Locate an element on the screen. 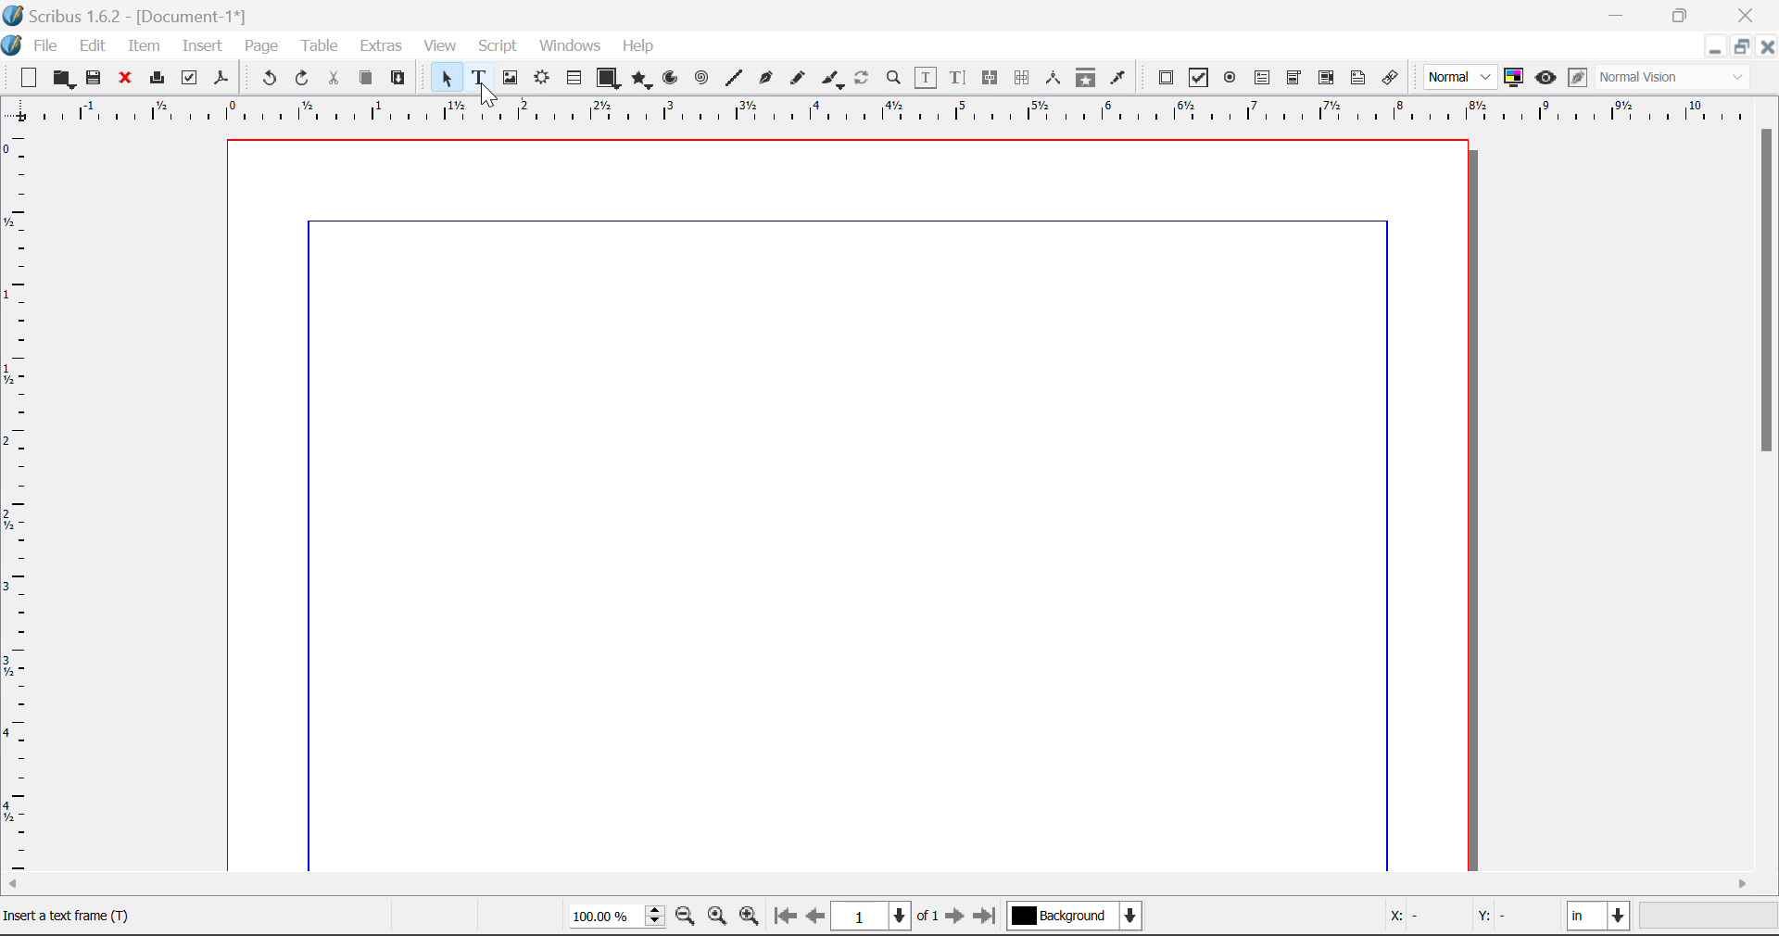 This screenshot has width=1779, height=936. Page 1 of 1 is located at coordinates (888, 916).